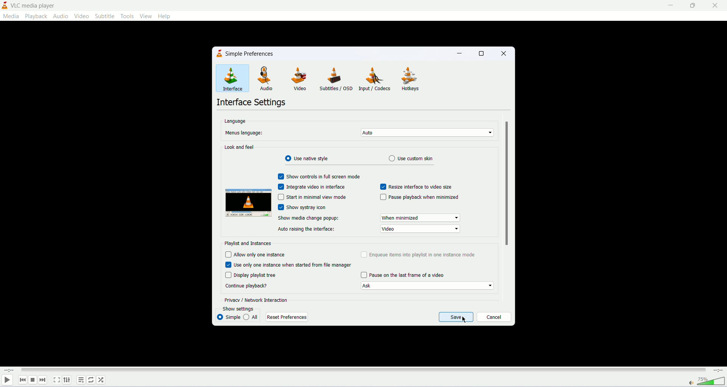 This screenshot has width=727, height=387. Describe the element at coordinates (458, 54) in the screenshot. I see `minimize` at that location.